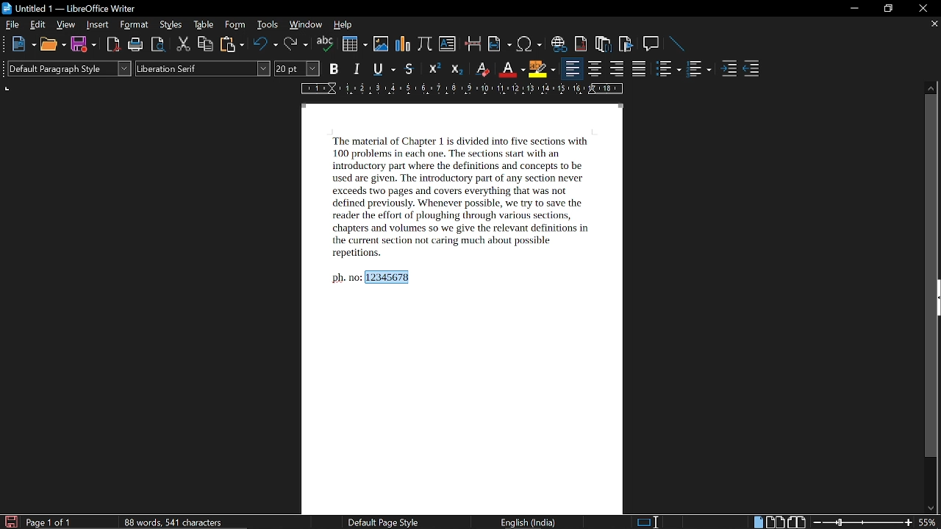 This screenshot has width=941, height=529. What do you see at coordinates (729, 69) in the screenshot?
I see `increase indent` at bounding box center [729, 69].